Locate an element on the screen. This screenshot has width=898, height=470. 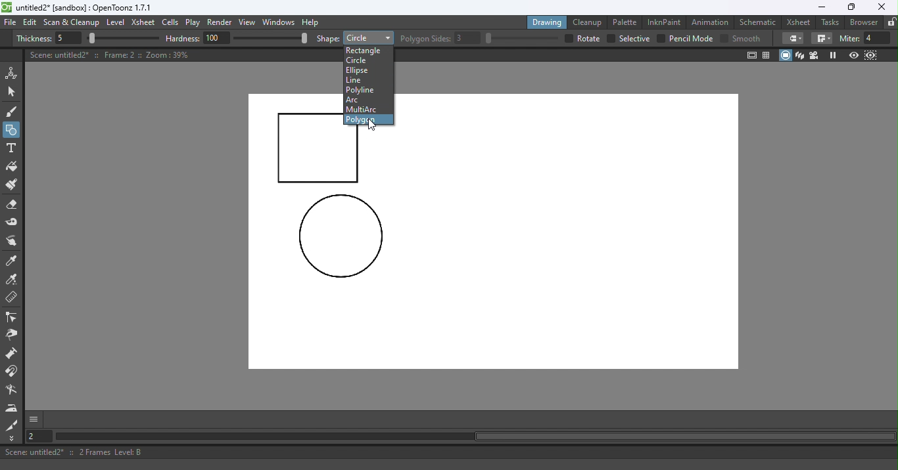
InknPaint is located at coordinates (665, 21).